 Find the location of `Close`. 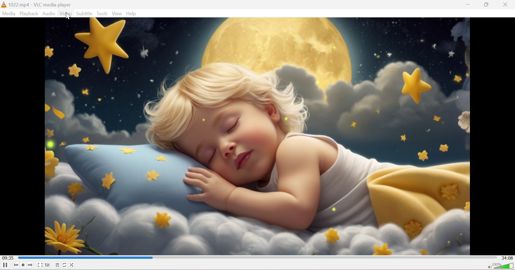

Close is located at coordinates (507, 5).